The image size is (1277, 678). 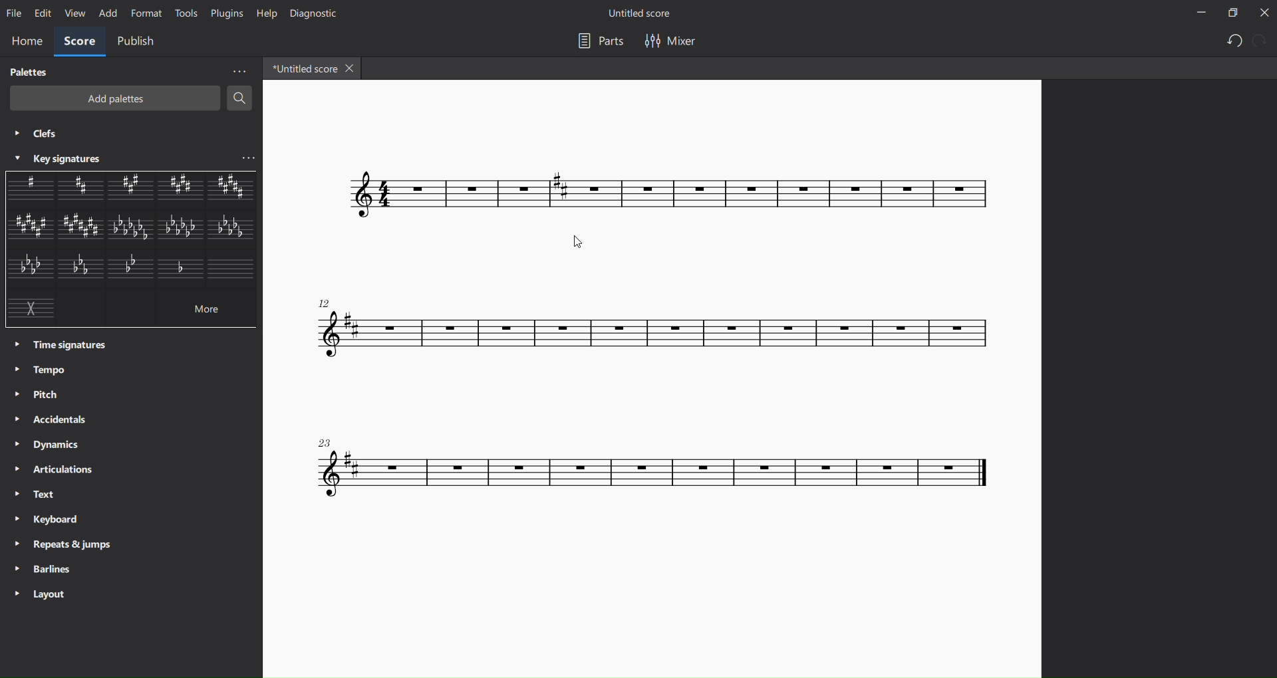 I want to click on maximize, so click(x=1231, y=13).